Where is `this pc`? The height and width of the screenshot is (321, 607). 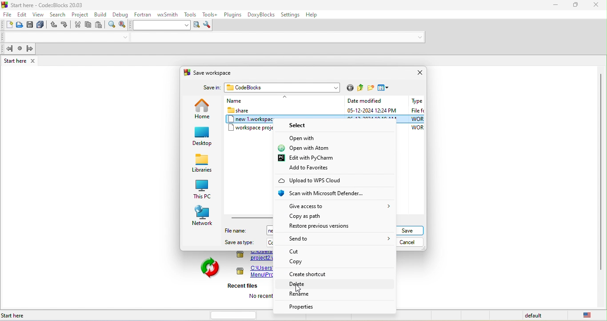 this pc is located at coordinates (201, 189).